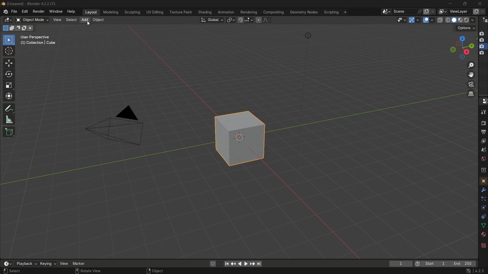  What do you see at coordinates (9, 85) in the screenshot?
I see `scale` at bounding box center [9, 85].